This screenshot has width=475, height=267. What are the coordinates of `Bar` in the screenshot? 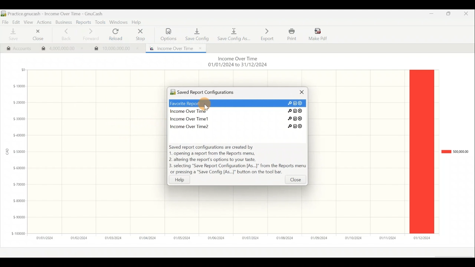 It's located at (422, 151).